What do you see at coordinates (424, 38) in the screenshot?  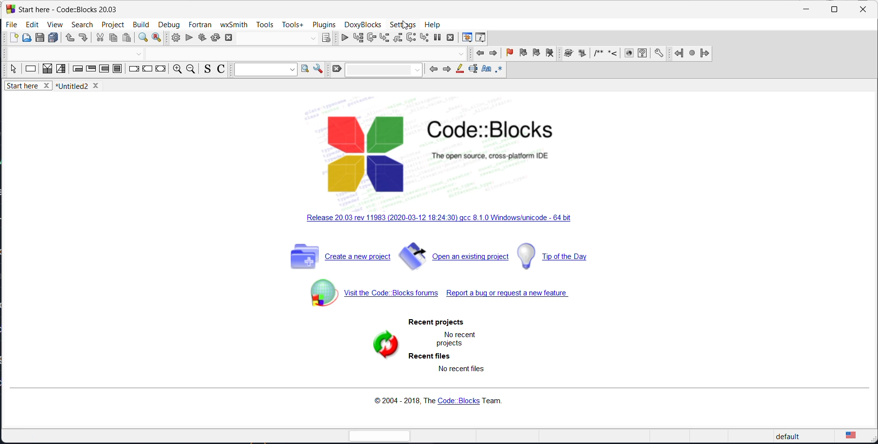 I see `step into instruction` at bounding box center [424, 38].